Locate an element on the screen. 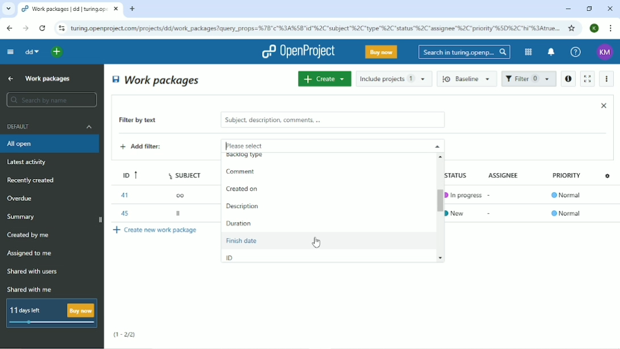 This screenshot has width=620, height=349. Modules is located at coordinates (527, 52).